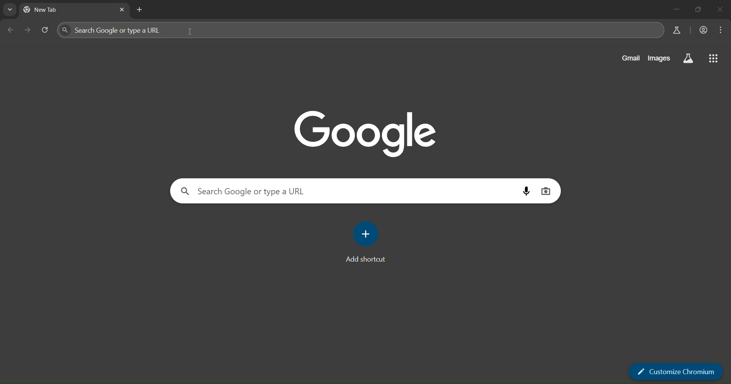 This screenshot has height=384, width=731. What do you see at coordinates (676, 372) in the screenshot?
I see `customize chromium` at bounding box center [676, 372].